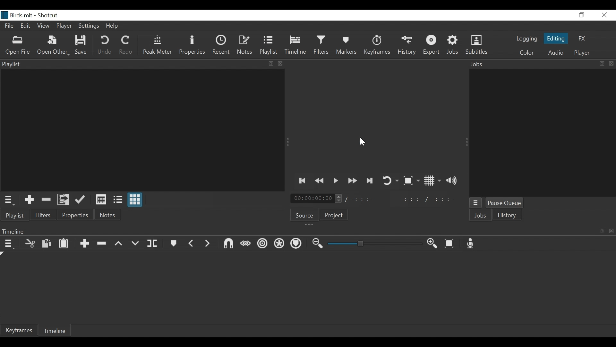 This screenshot has width=616, height=347. What do you see at coordinates (152, 244) in the screenshot?
I see `Split at playhead` at bounding box center [152, 244].